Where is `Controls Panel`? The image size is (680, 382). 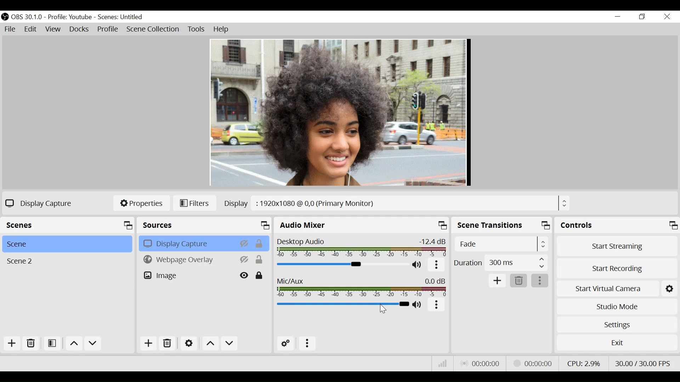 Controls Panel is located at coordinates (617, 225).